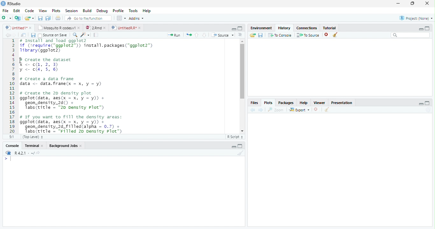 The image size is (435, 229). I want to click on Terminal, so click(32, 146).